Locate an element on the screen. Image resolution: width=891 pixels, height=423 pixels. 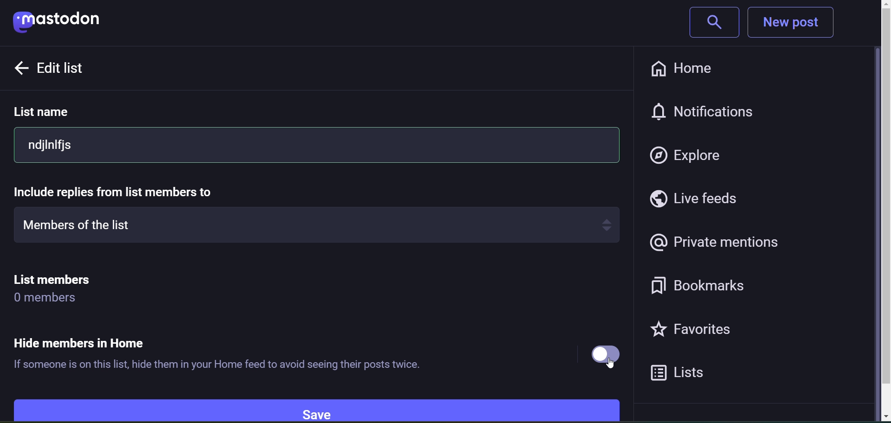
list name is located at coordinates (53, 113).